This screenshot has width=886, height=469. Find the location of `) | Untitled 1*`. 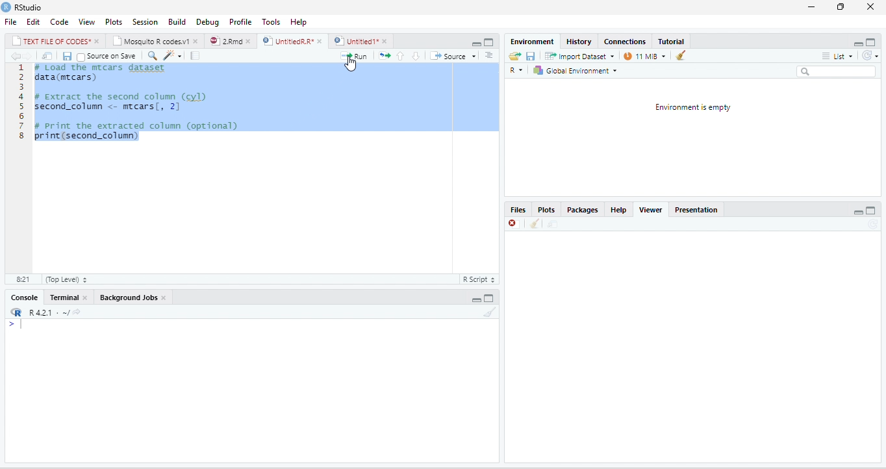

) | Untitled 1* is located at coordinates (355, 41).